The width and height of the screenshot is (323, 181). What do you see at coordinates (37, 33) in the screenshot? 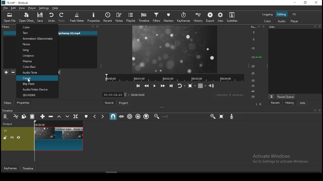
I see `text` at bounding box center [37, 33].